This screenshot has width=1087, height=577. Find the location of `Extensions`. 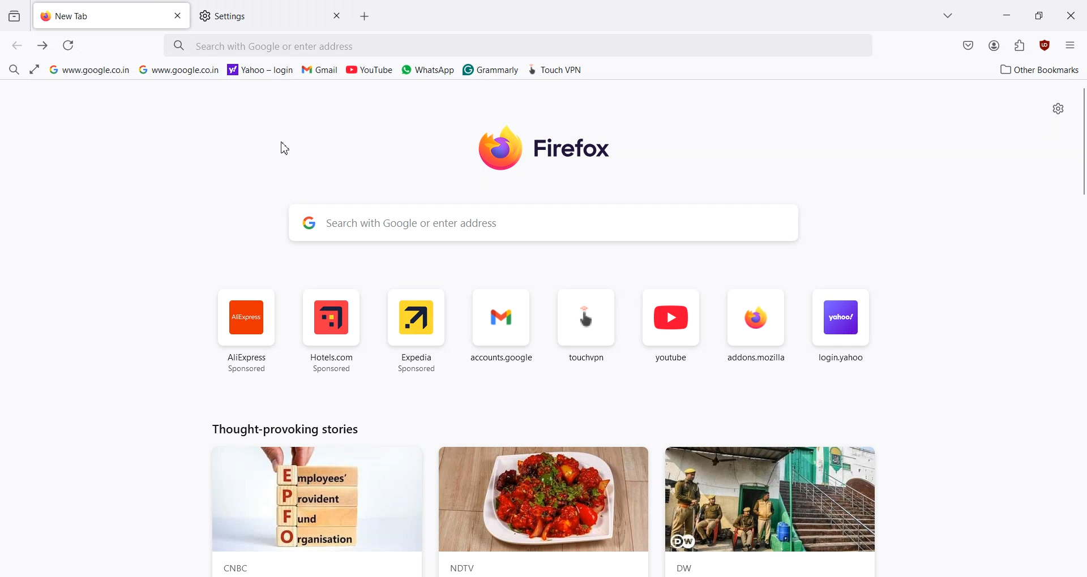

Extensions is located at coordinates (1020, 45).